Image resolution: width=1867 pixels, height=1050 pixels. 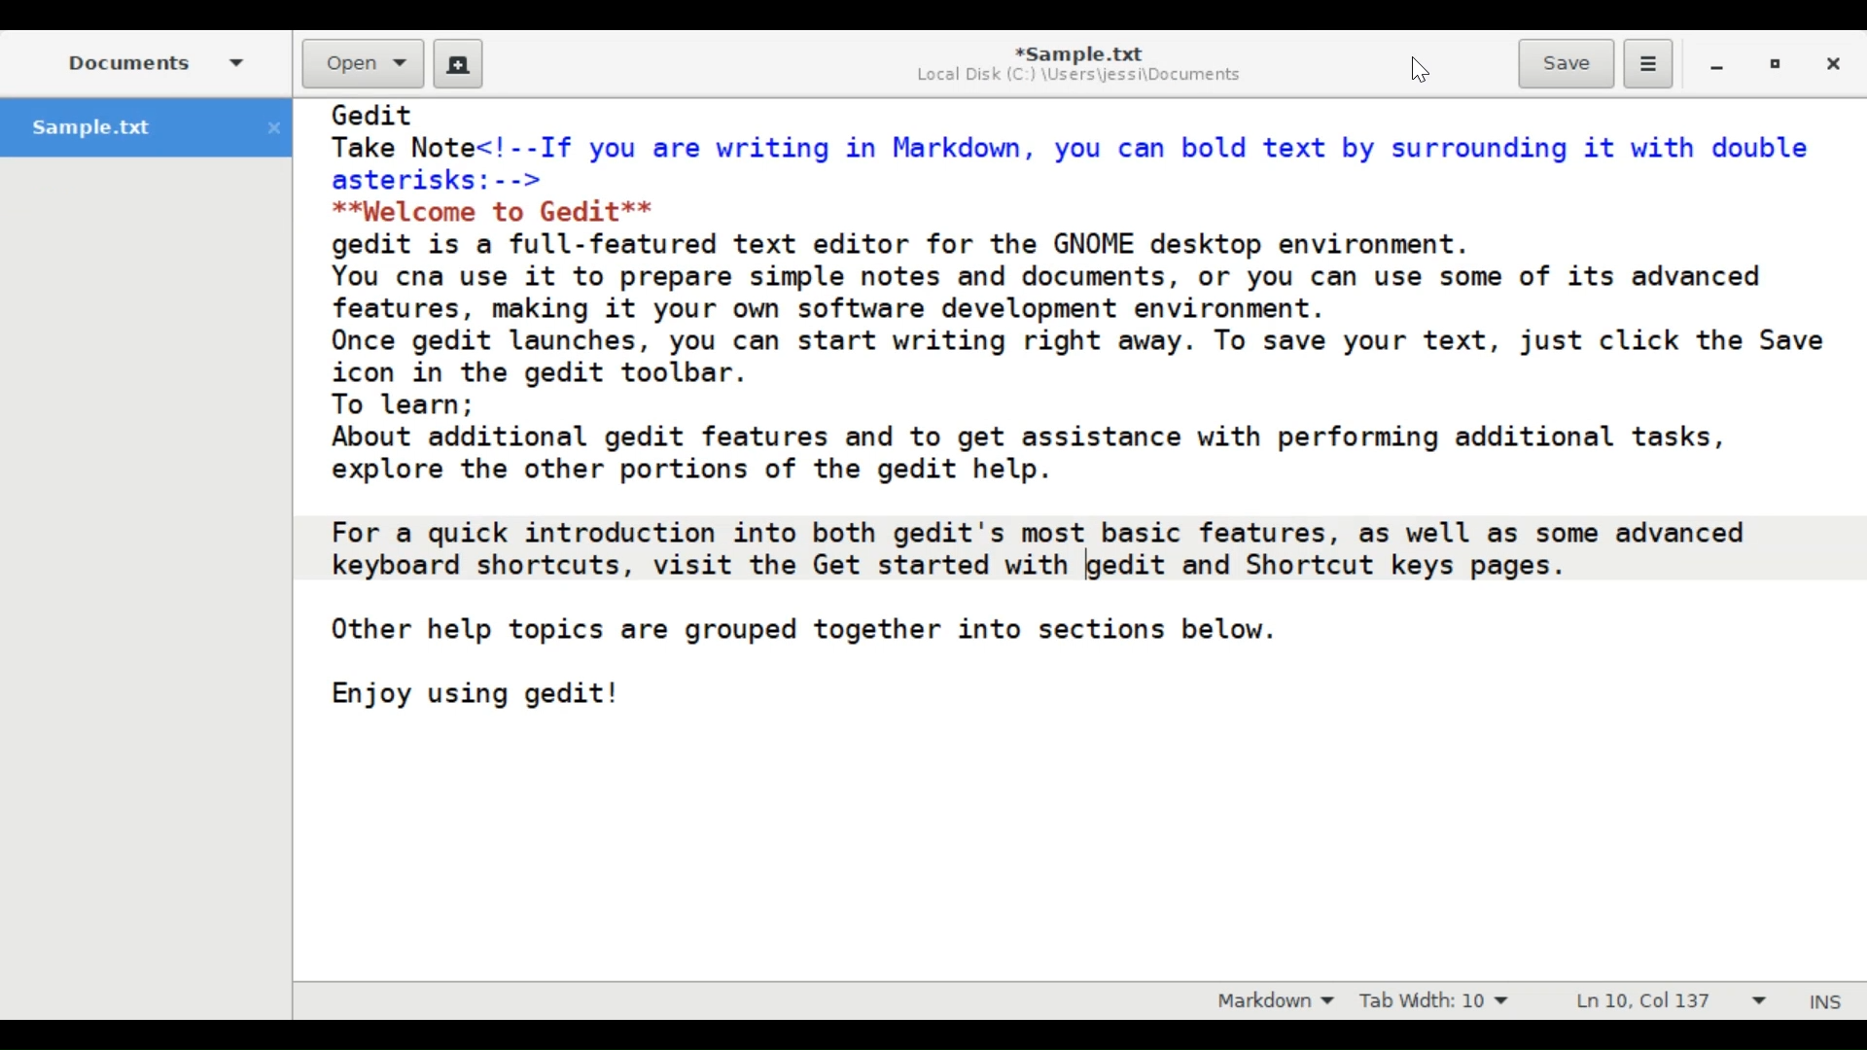 I want to click on Open, so click(x=364, y=63).